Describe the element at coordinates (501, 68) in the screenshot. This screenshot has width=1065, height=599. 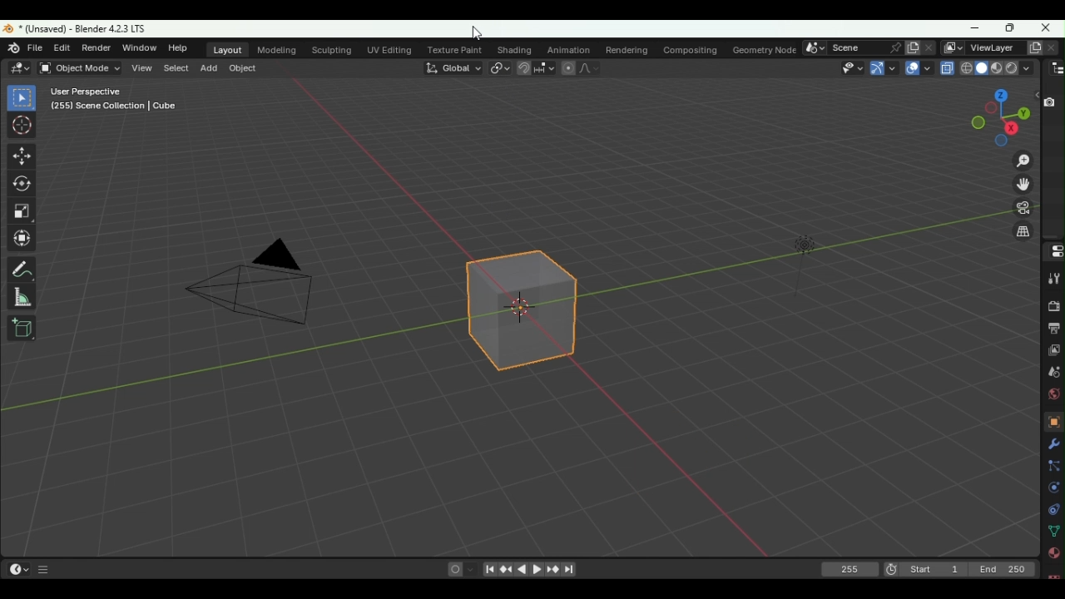
I see `Transformation pivot point` at that location.